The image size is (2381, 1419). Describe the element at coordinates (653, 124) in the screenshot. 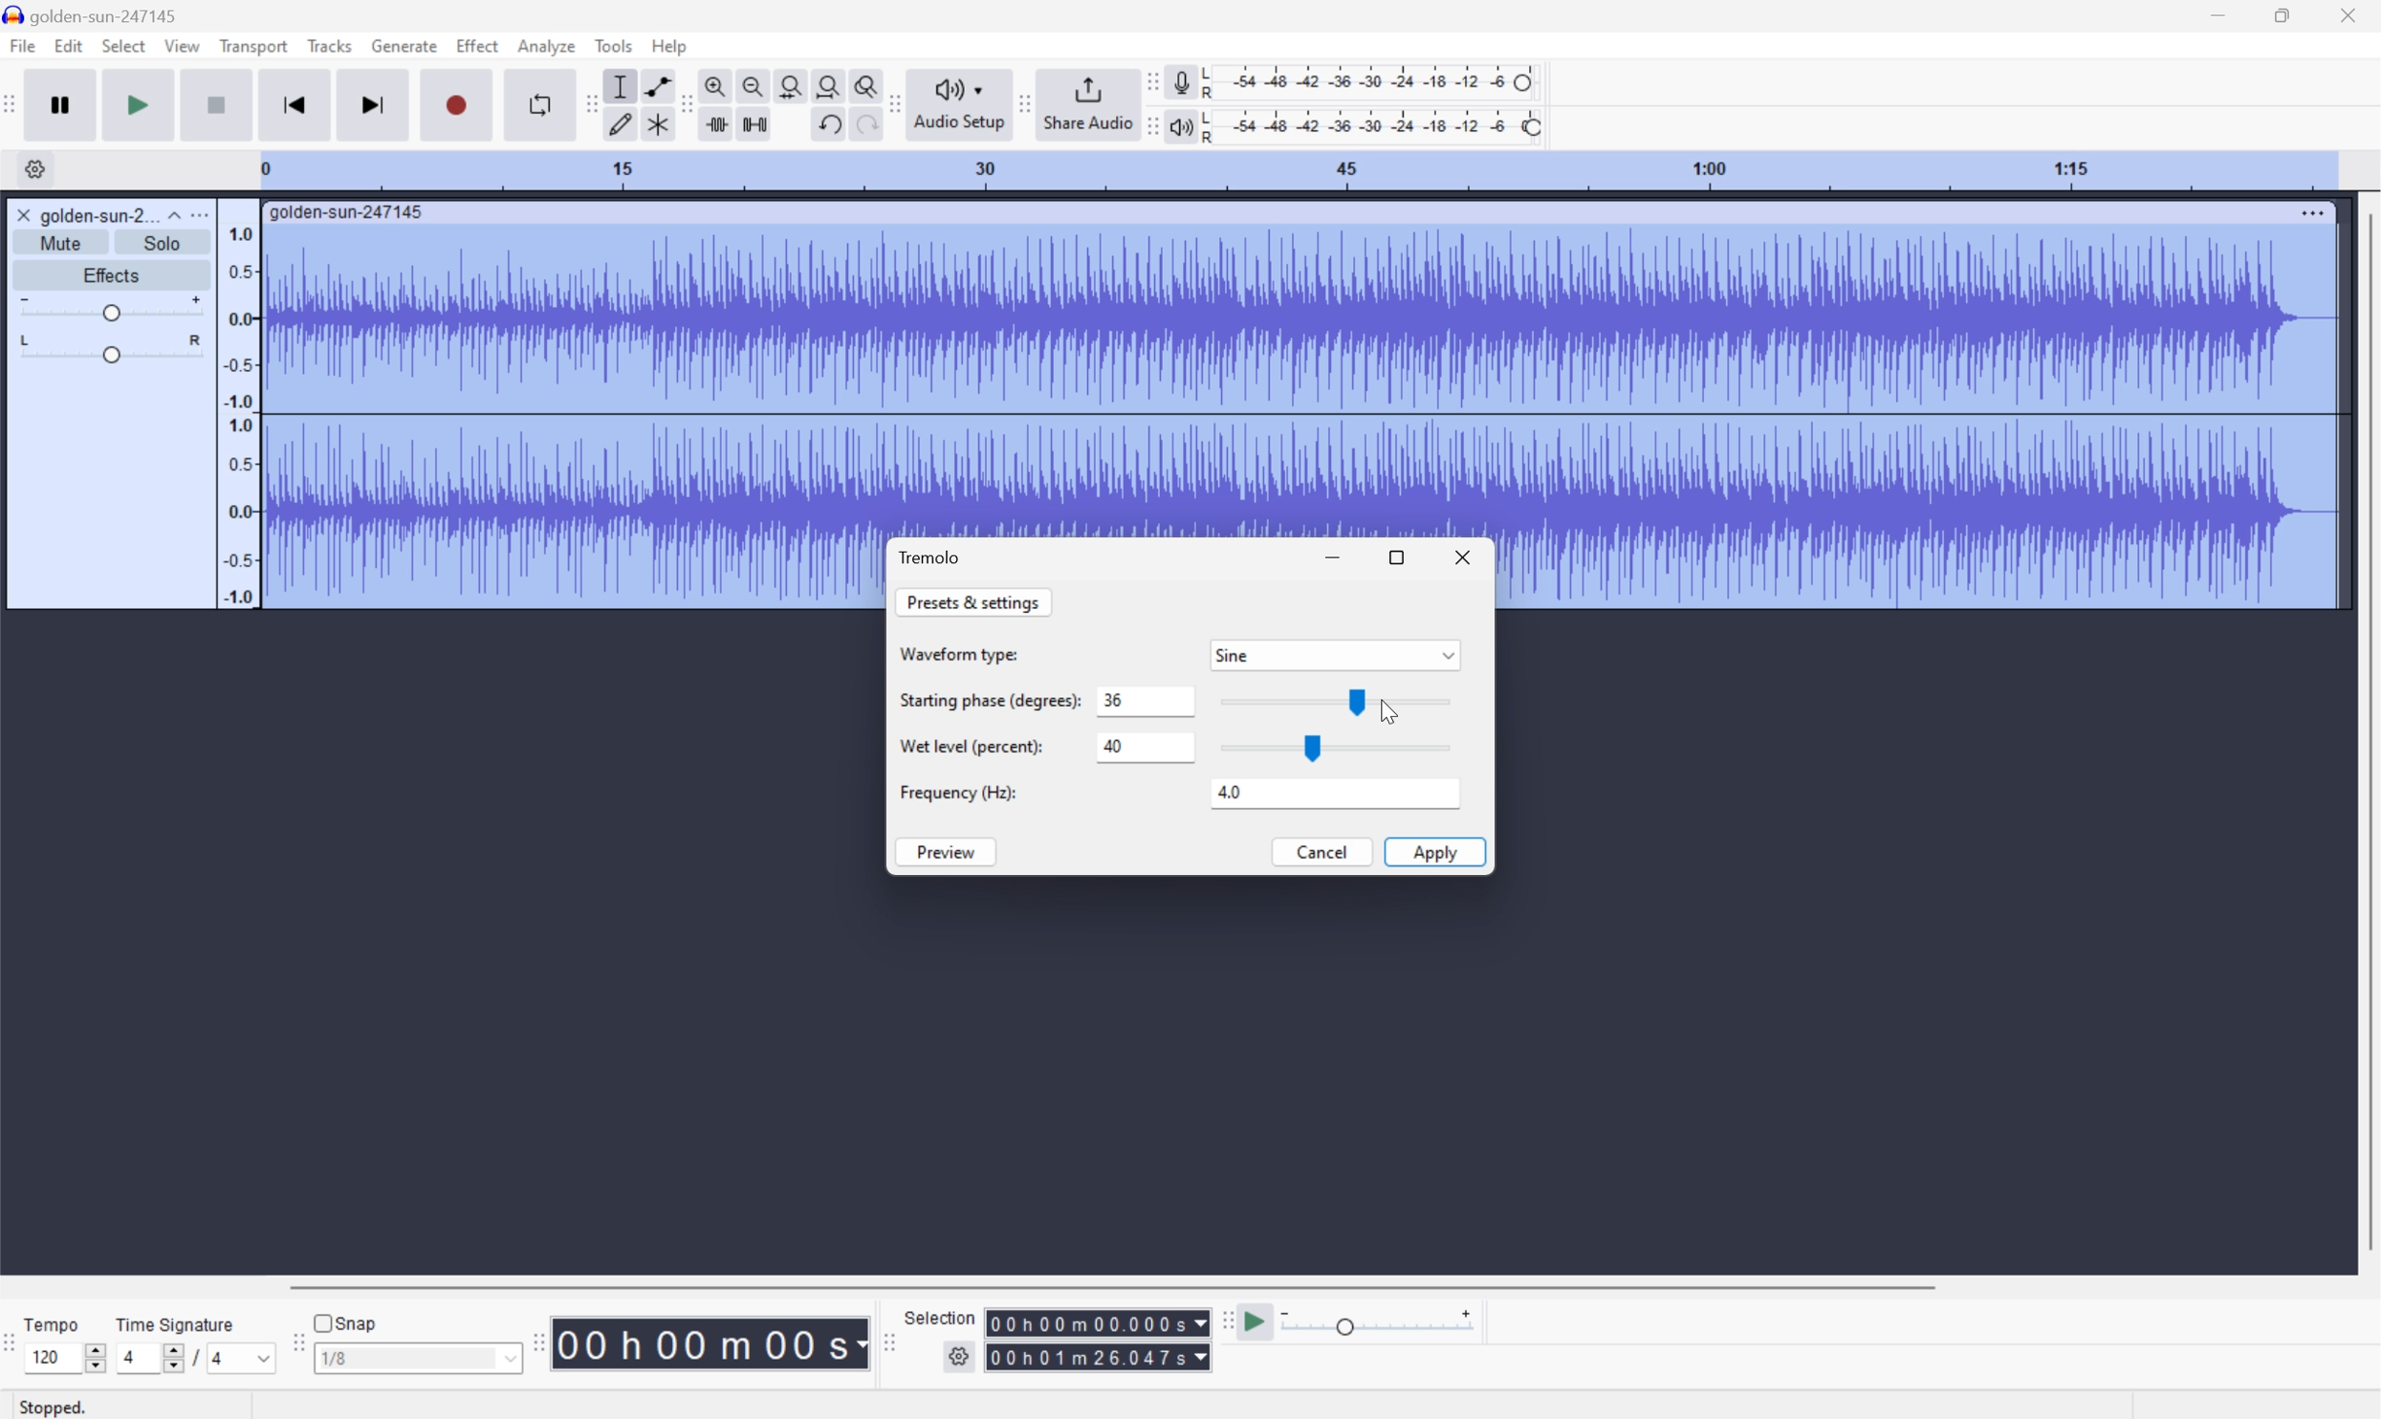

I see `Multi tool` at that location.